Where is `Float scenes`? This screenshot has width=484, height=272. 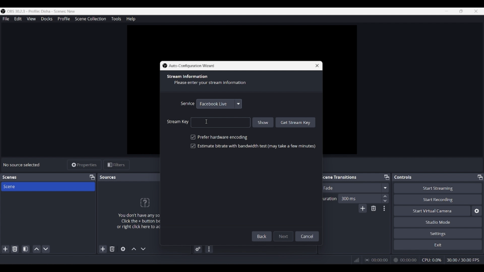
Float scenes is located at coordinates (92, 177).